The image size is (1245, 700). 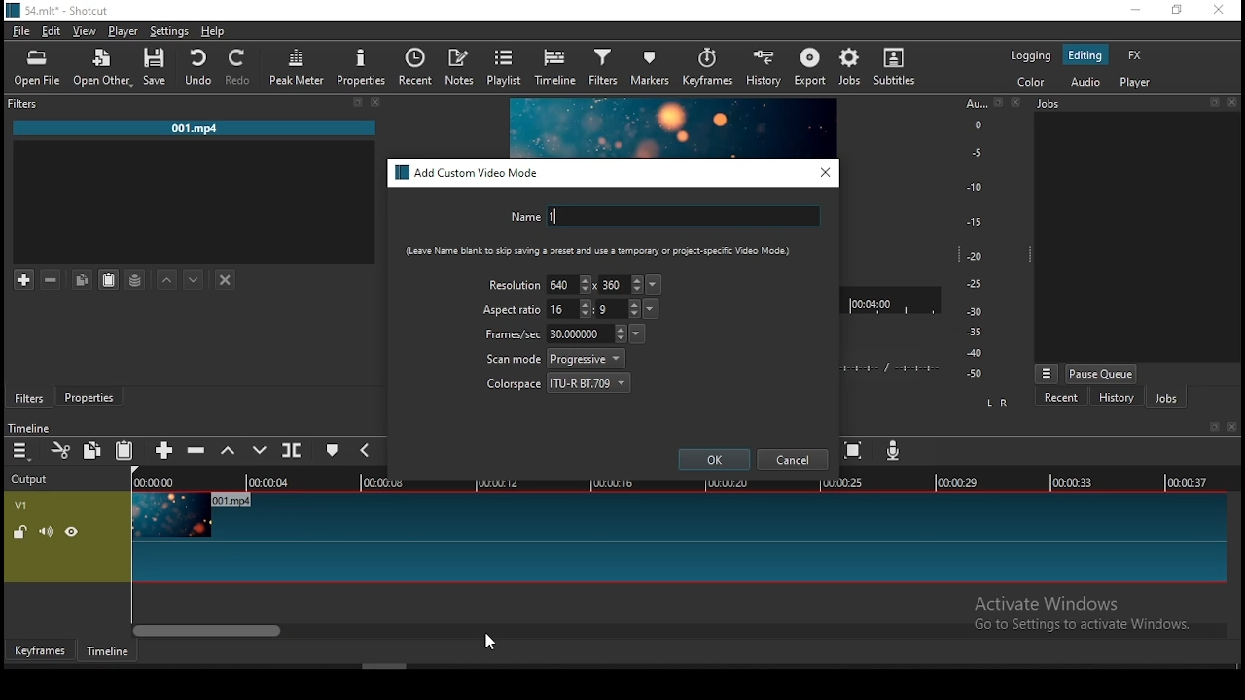 I want to click on lift, so click(x=229, y=451).